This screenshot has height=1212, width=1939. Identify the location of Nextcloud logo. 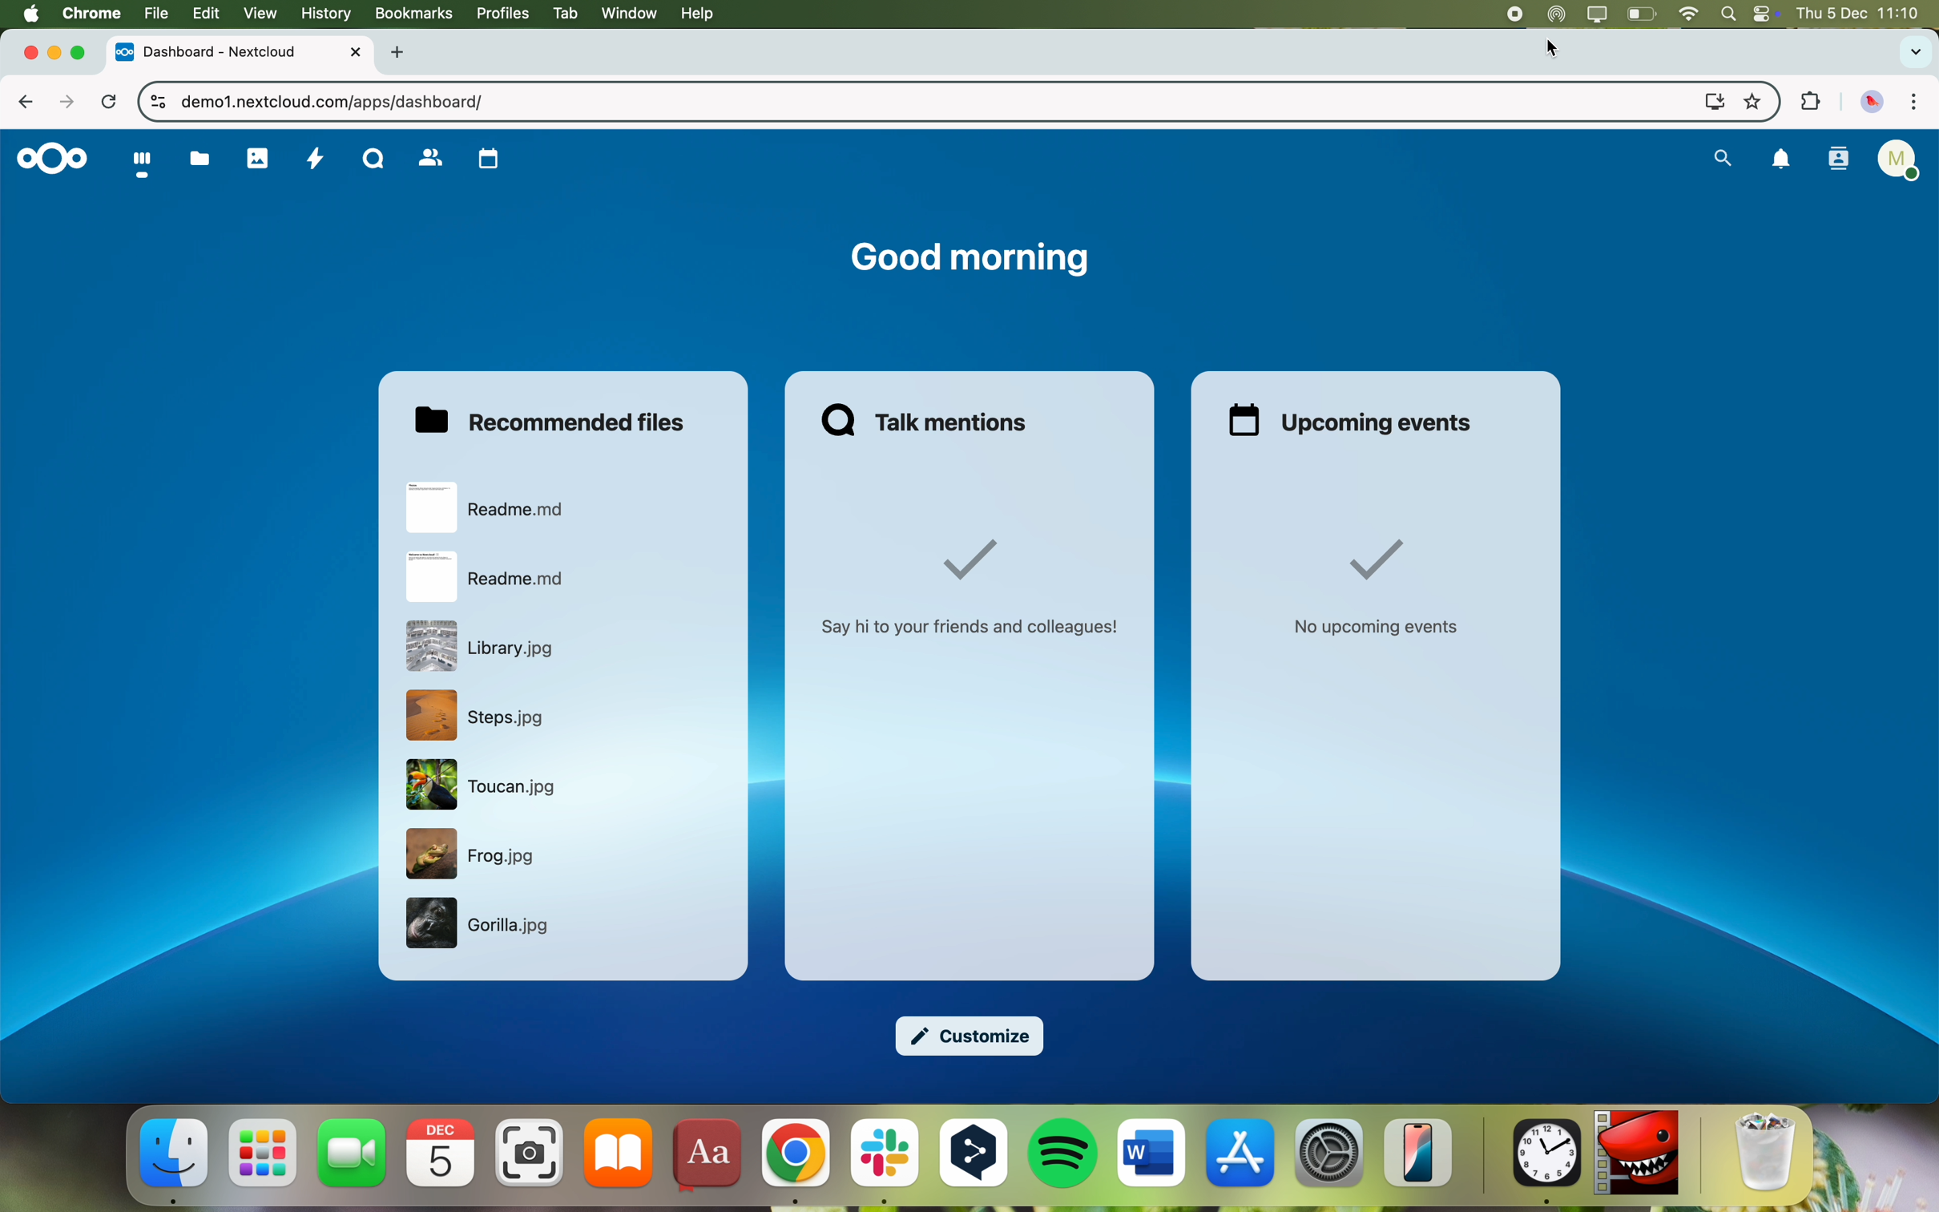
(48, 160).